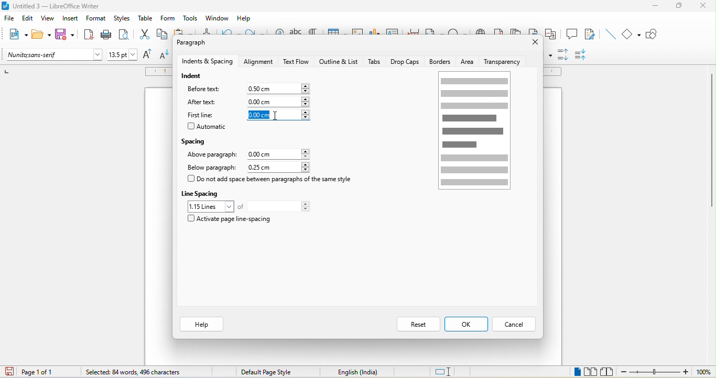 This screenshot has width=716, height=378. What do you see at coordinates (297, 61) in the screenshot?
I see `text flow` at bounding box center [297, 61].